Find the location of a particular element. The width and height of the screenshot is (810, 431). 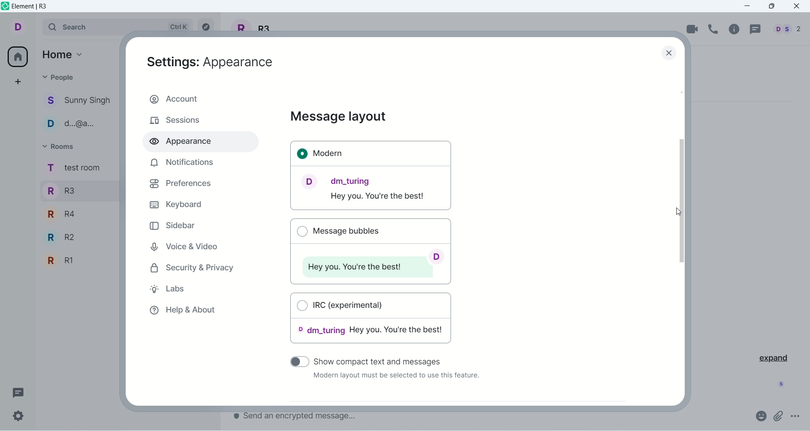

people is located at coordinates (78, 124).